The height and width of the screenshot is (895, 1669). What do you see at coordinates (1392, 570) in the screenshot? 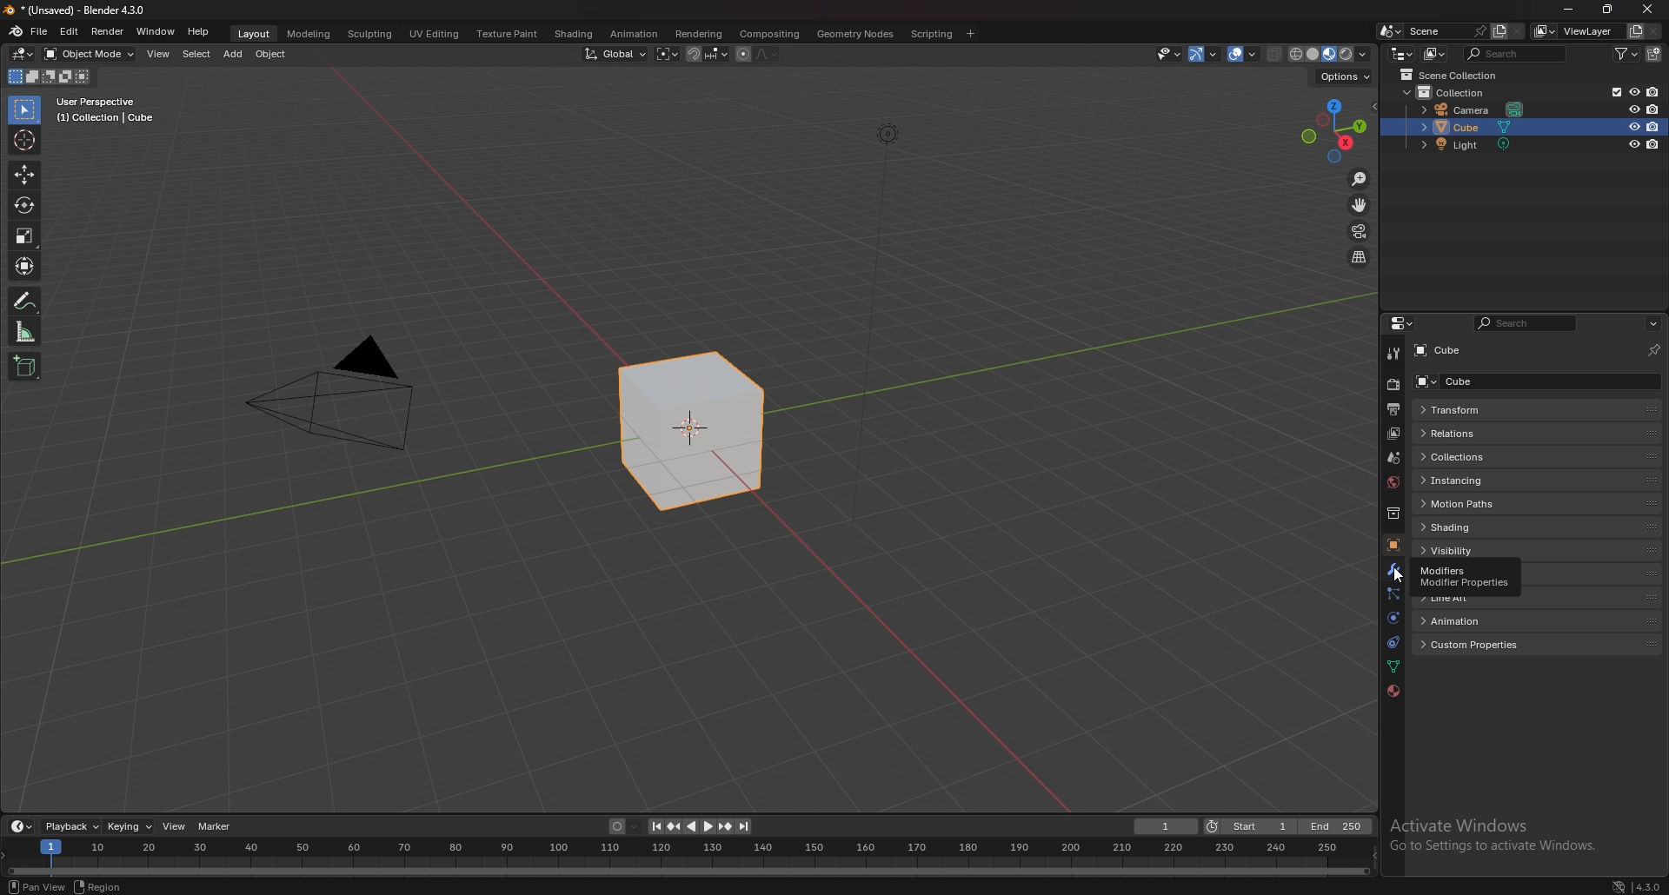
I see `modifier` at bounding box center [1392, 570].